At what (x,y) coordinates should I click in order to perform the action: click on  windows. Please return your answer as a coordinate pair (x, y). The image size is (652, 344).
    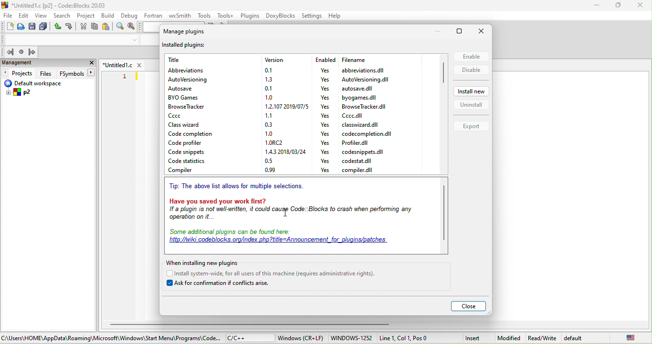
    Looking at the image, I should click on (301, 339).